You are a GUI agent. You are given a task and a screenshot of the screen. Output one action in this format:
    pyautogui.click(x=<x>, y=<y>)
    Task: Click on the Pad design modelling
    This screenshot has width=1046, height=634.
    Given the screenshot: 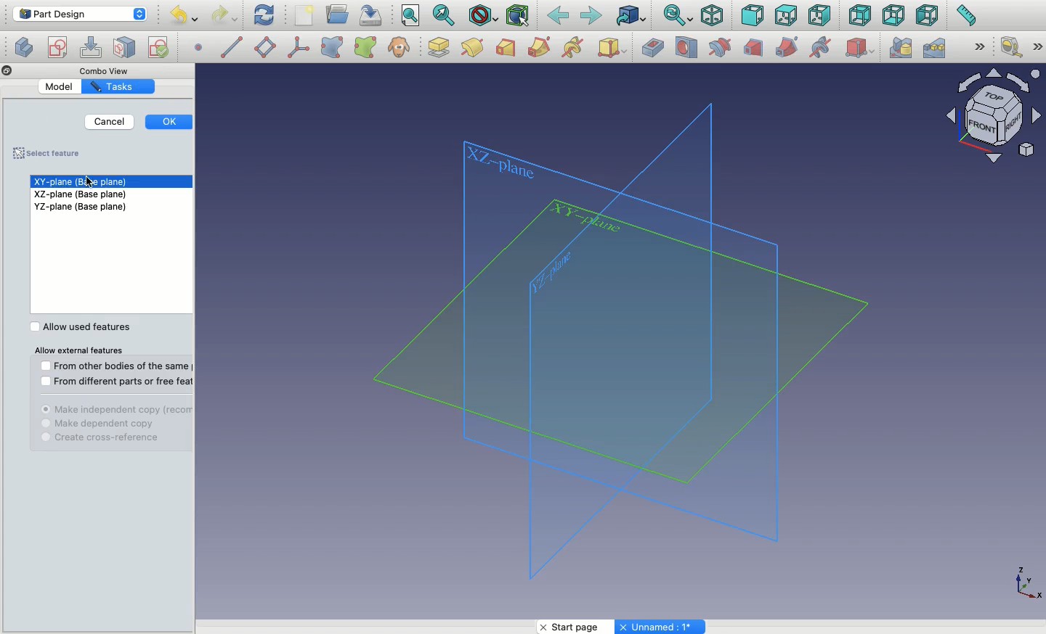 What is the action you would take?
    pyautogui.click(x=474, y=49)
    